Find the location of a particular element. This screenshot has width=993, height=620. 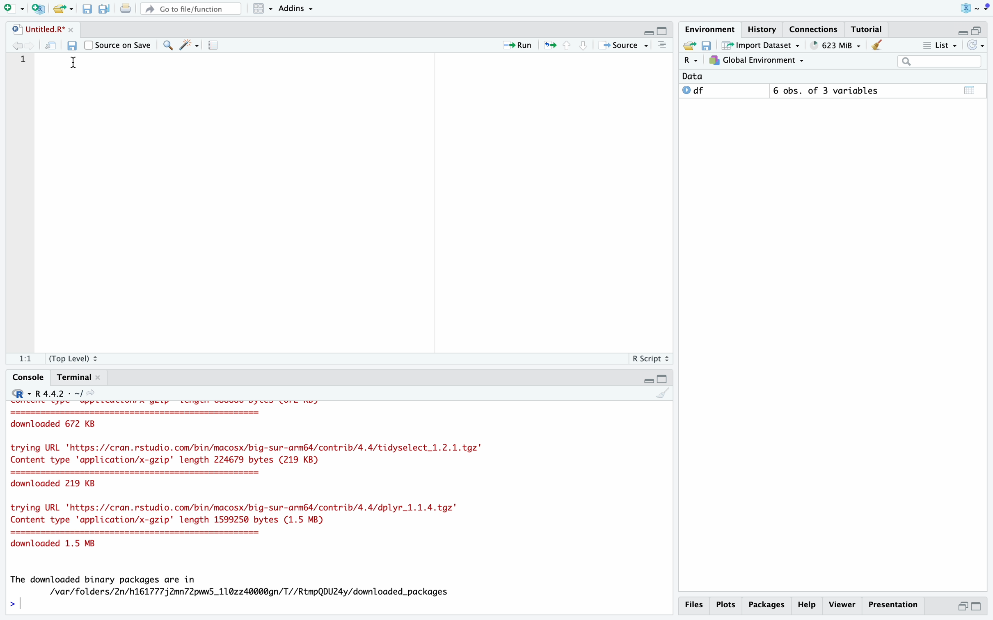

Files is located at coordinates (696, 605).